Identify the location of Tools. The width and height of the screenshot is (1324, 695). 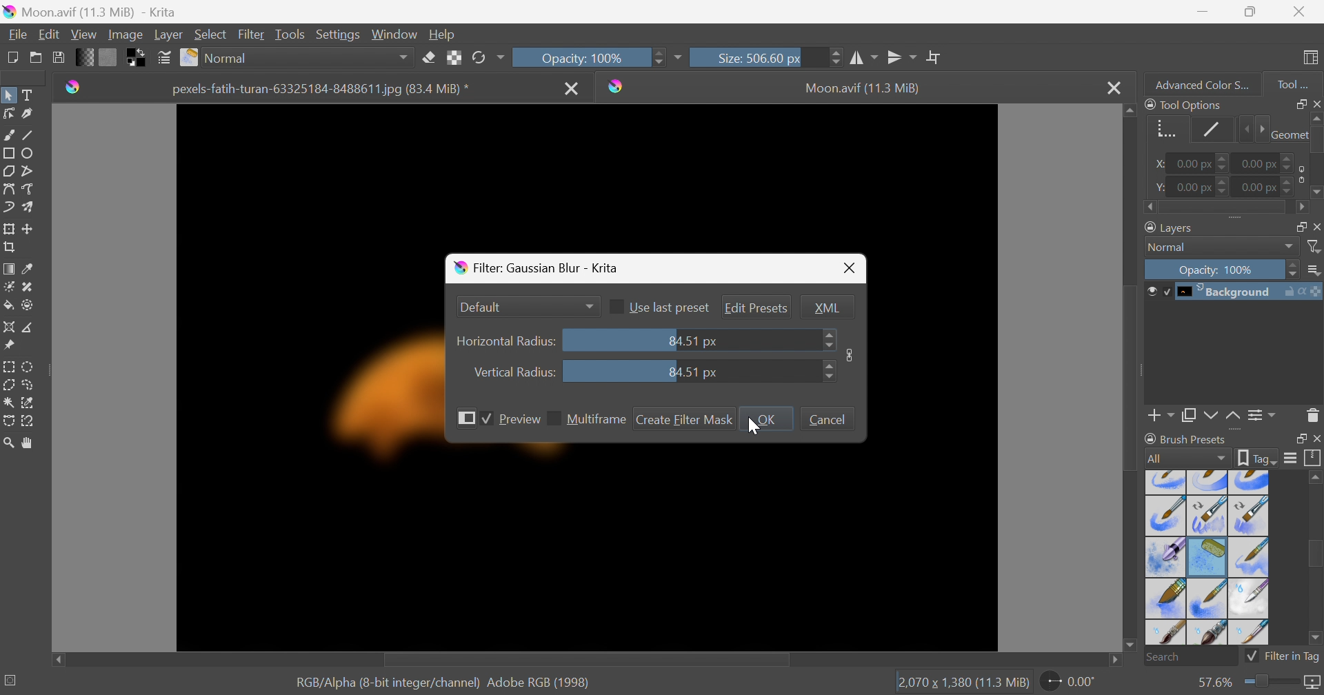
(289, 35).